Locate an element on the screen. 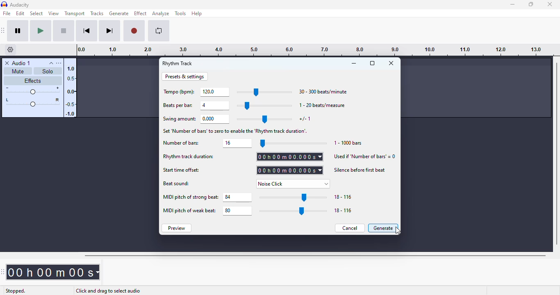 Image resolution: width=560 pixels, height=295 pixels. silence before first beat is located at coordinates (360, 169).